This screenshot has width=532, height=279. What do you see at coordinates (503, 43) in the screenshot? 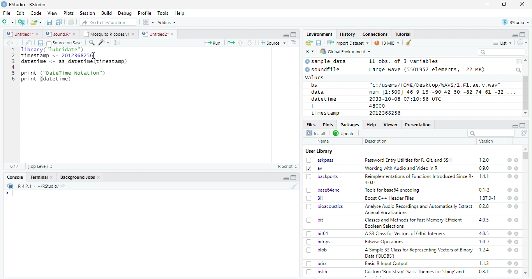
I see `List` at bounding box center [503, 43].